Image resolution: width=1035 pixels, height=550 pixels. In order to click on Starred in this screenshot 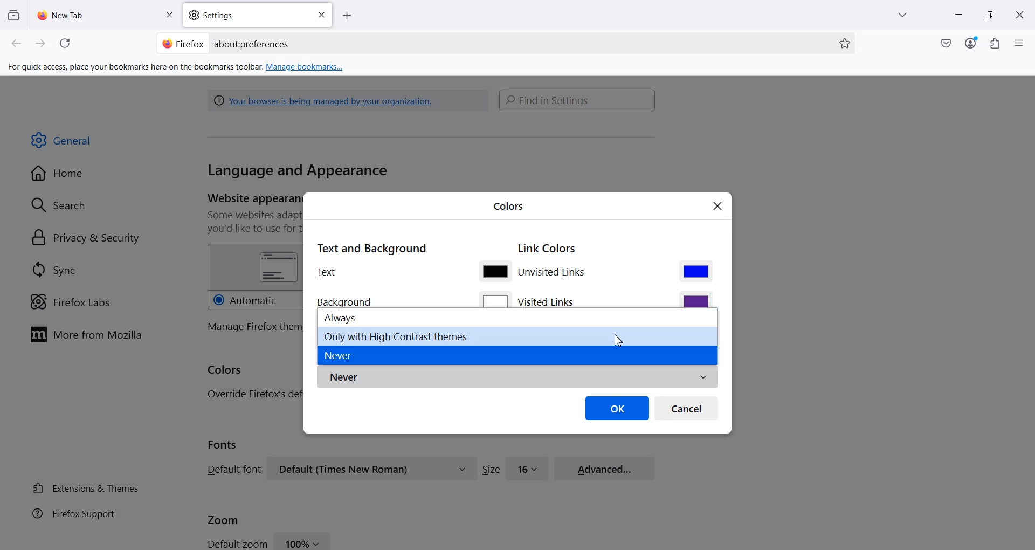, I will do `click(845, 44)`.